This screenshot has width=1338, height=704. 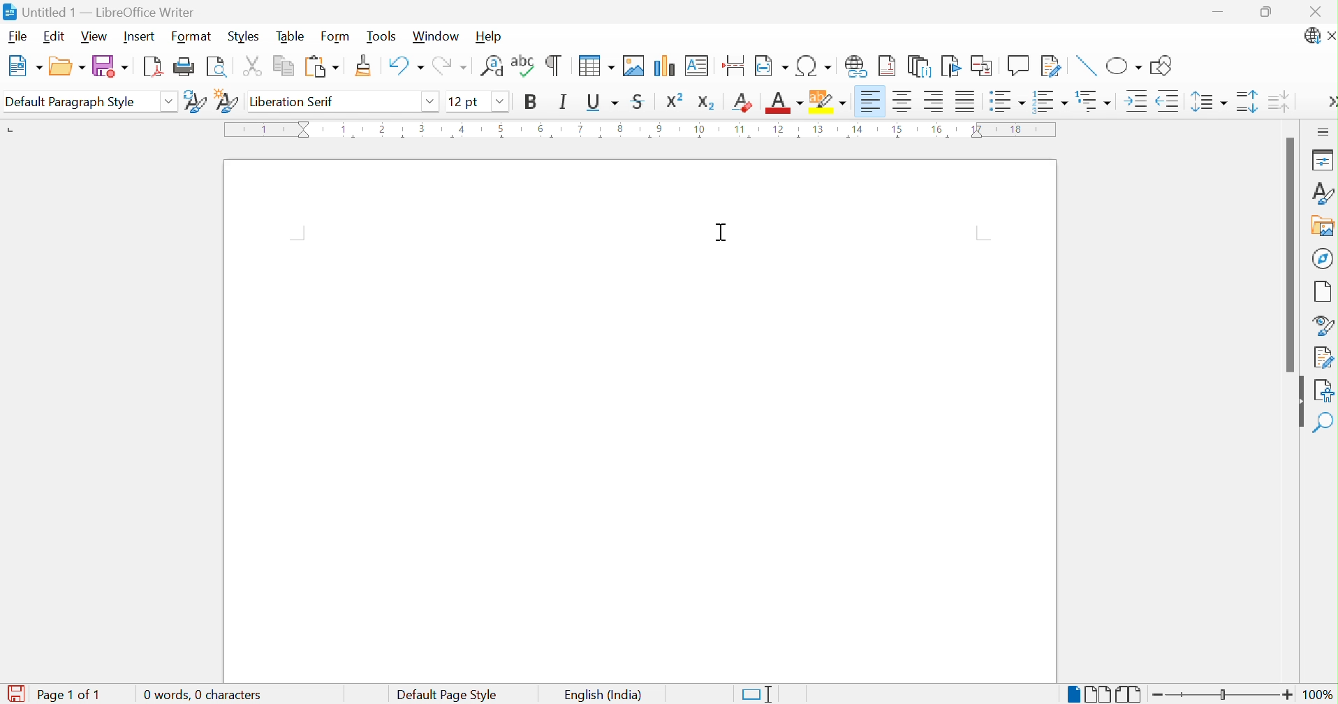 I want to click on Insert comment, so click(x=1017, y=67).